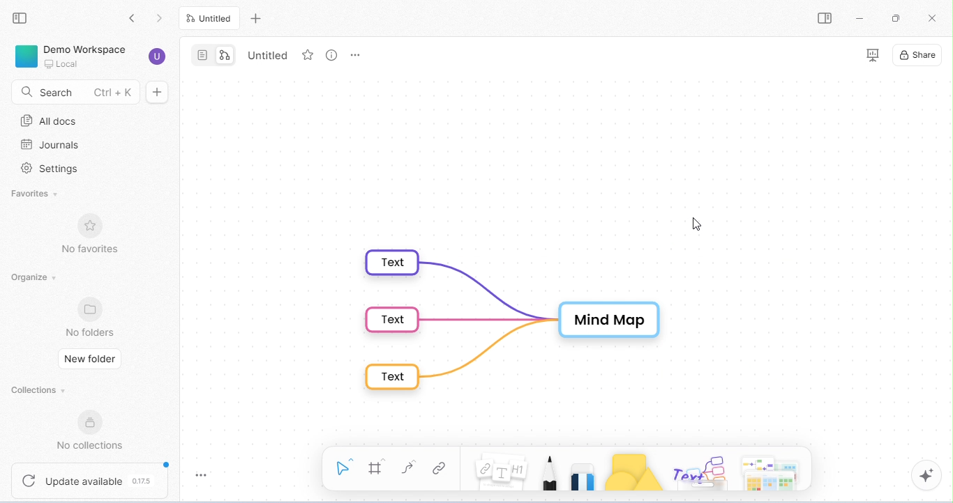 The height and width of the screenshot is (503, 953). I want to click on pencil, so click(550, 472).